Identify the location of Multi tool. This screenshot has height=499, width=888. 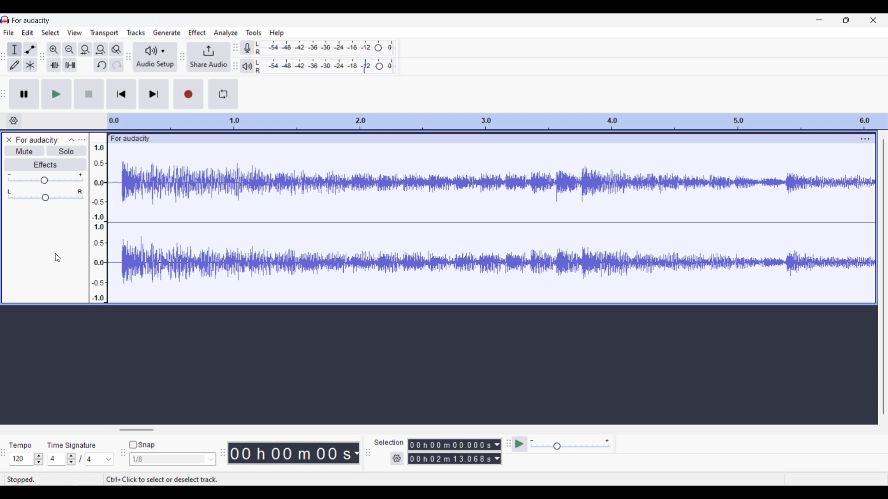
(30, 65).